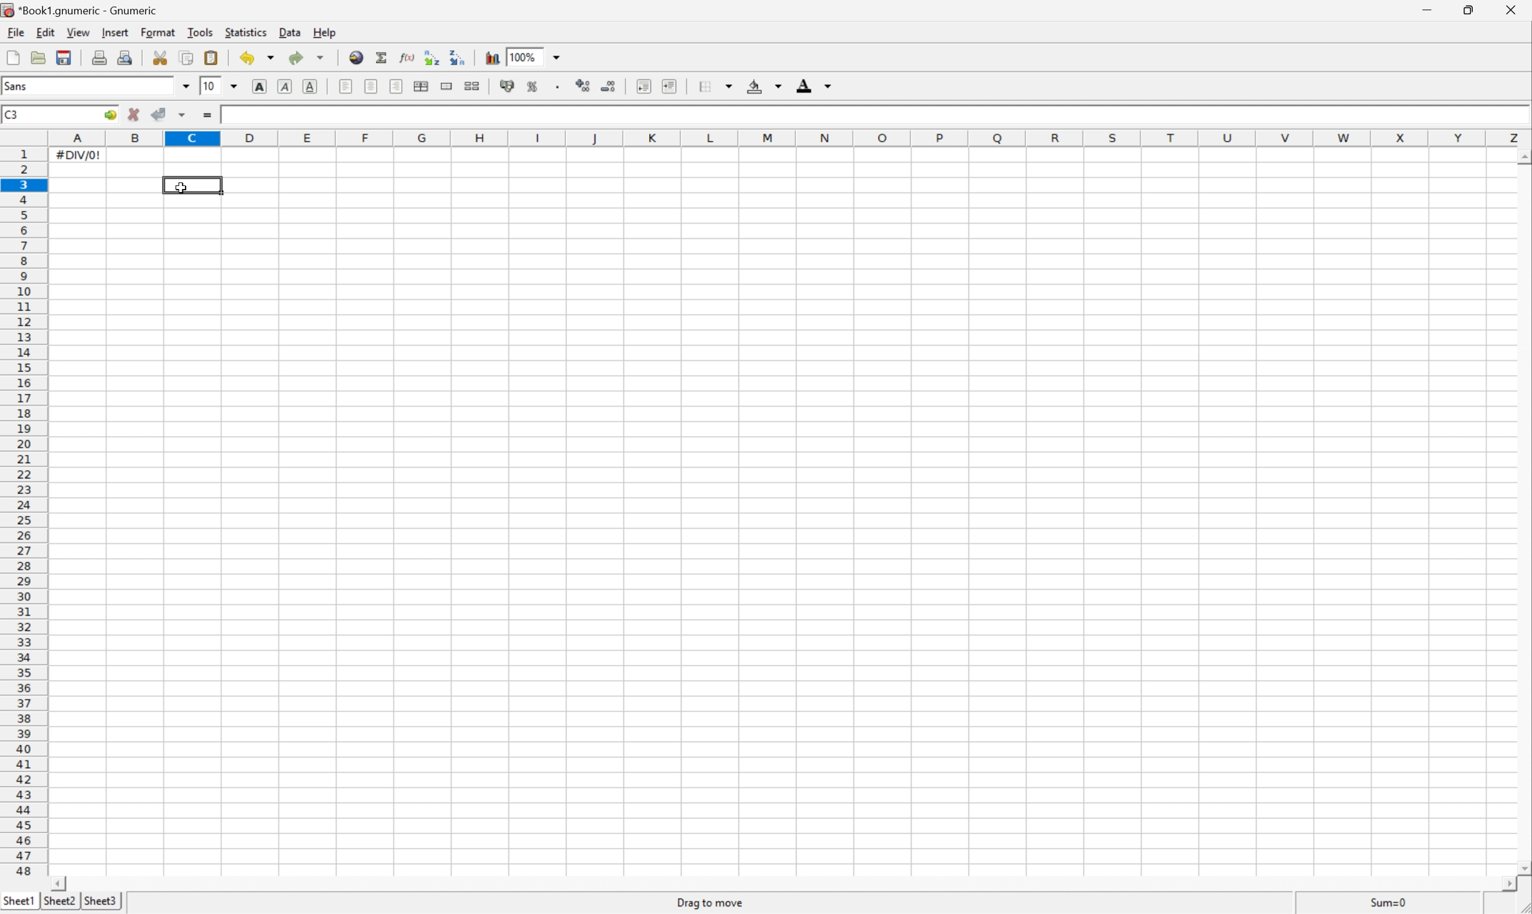  Describe the element at coordinates (647, 86) in the screenshot. I see `Decrease the intent and align the contents to left` at that location.